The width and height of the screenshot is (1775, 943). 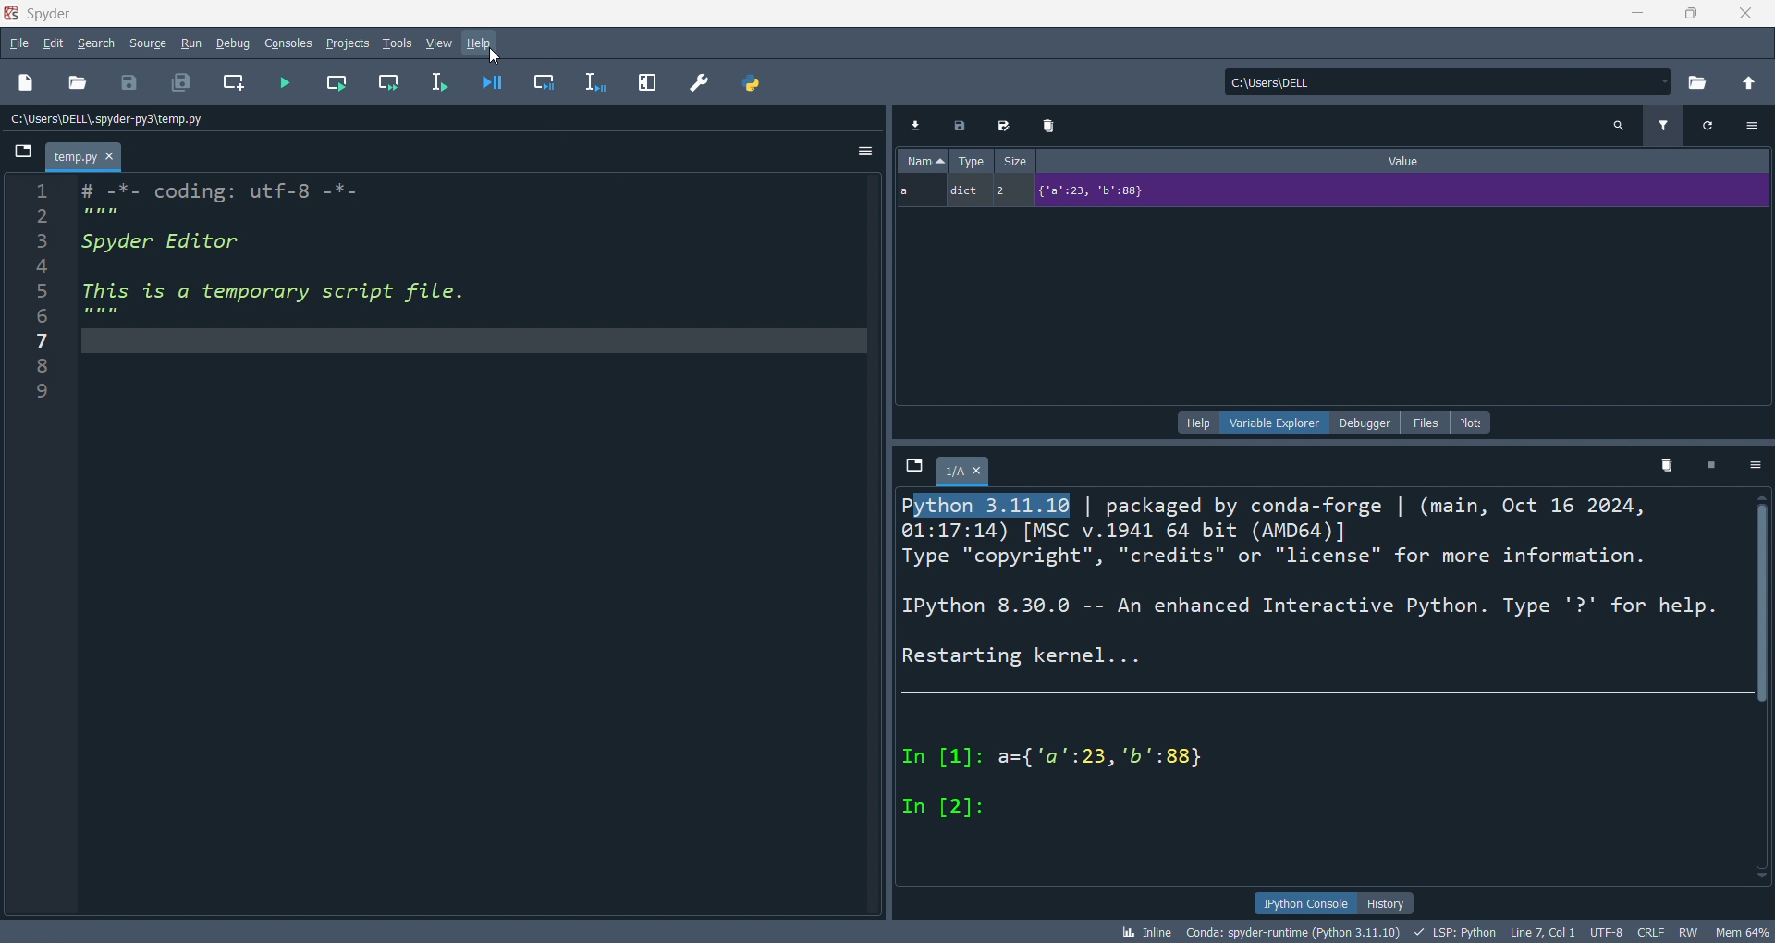 I want to click on Name, so click(x=923, y=160).